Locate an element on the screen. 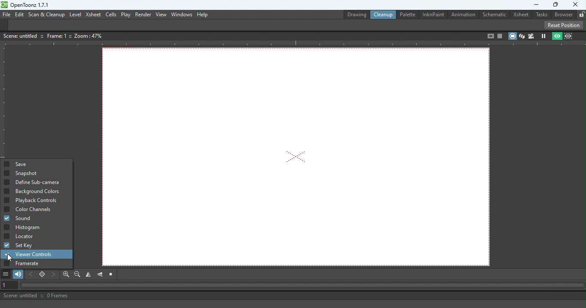  Background color is located at coordinates (44, 191).